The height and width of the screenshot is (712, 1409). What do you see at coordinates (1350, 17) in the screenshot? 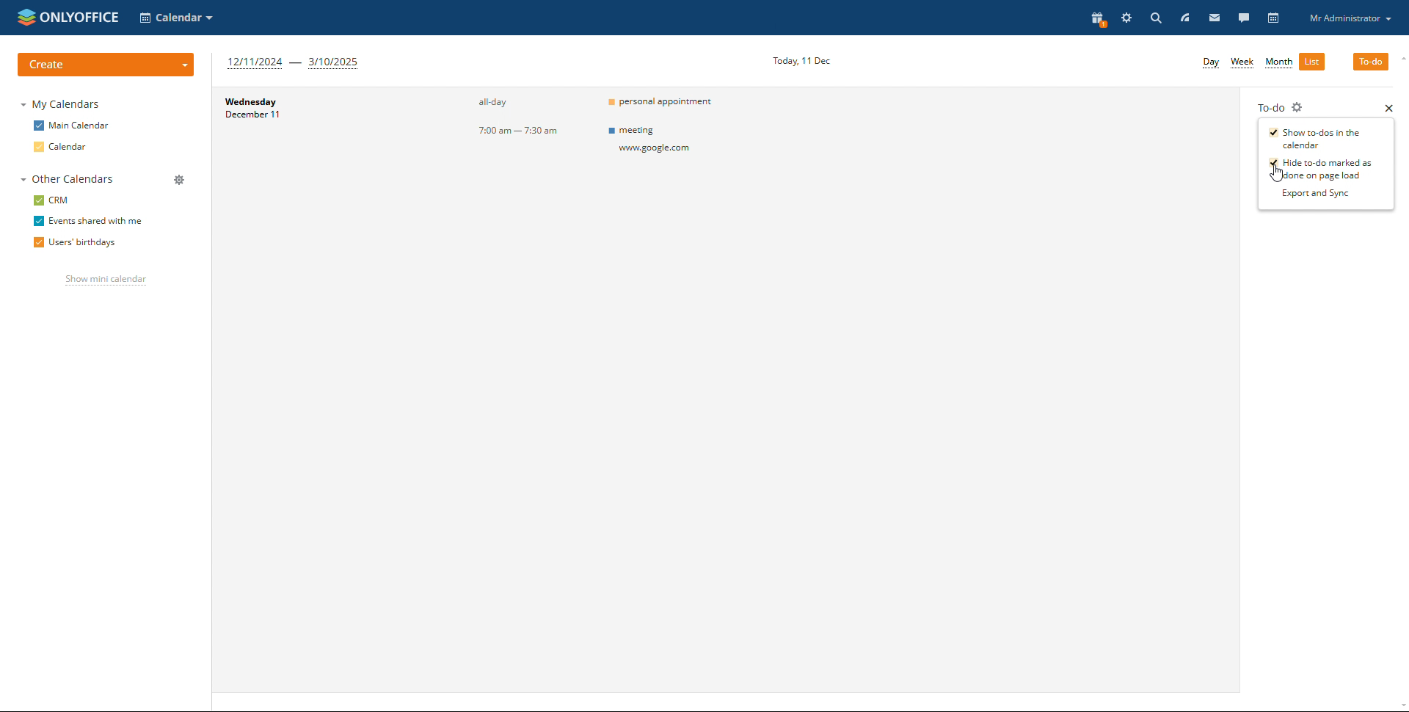
I see `profile` at bounding box center [1350, 17].